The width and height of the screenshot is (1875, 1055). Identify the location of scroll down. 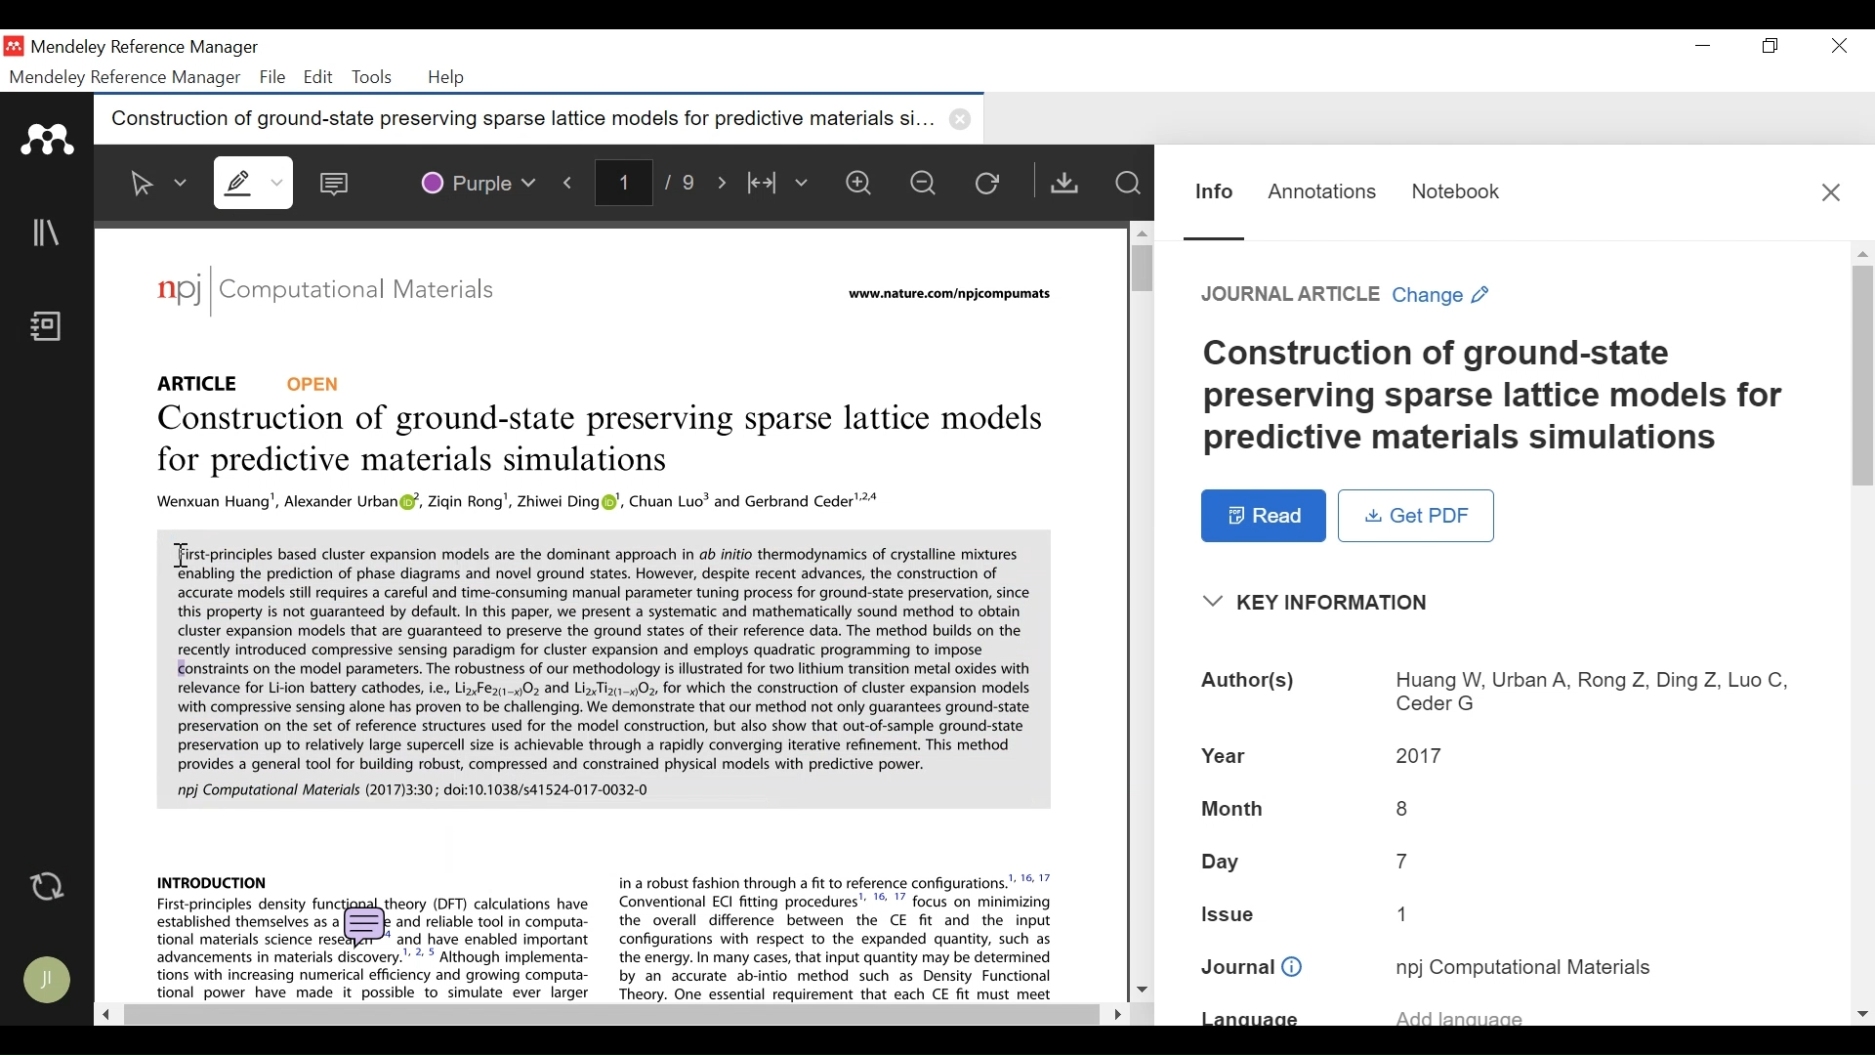
(1862, 1014).